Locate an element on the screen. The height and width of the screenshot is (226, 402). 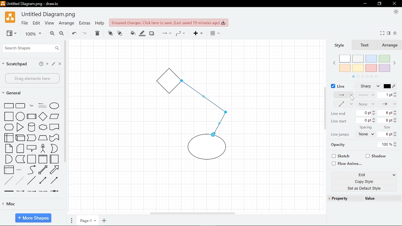
Scratchpad is located at coordinates (15, 63).